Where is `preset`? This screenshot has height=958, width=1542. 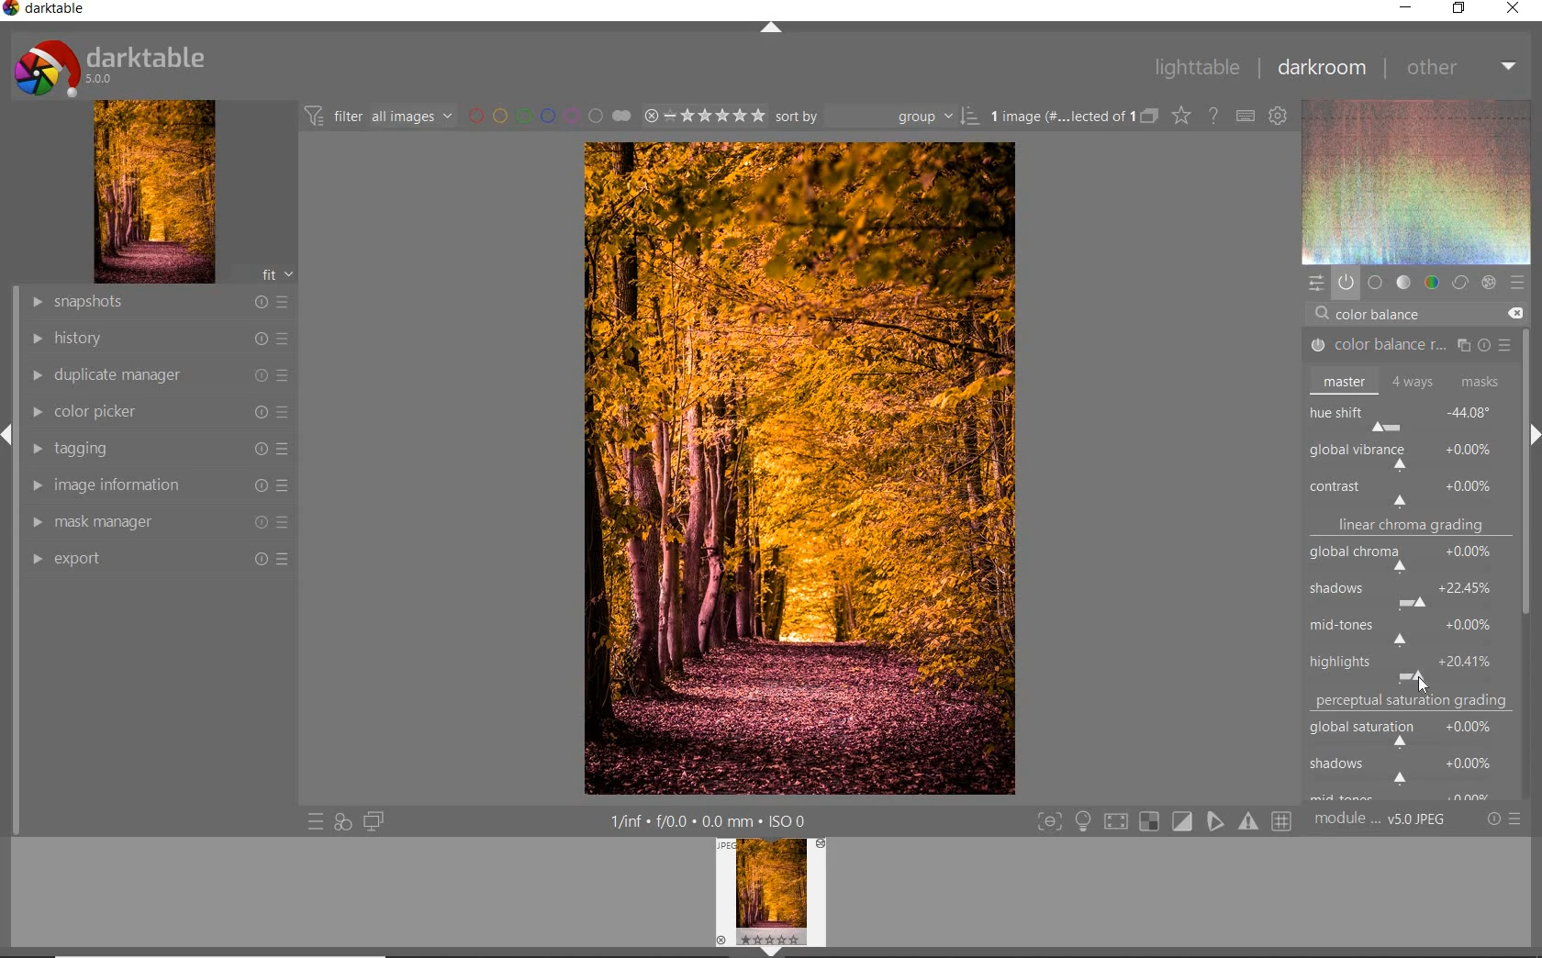
preset is located at coordinates (1516, 282).